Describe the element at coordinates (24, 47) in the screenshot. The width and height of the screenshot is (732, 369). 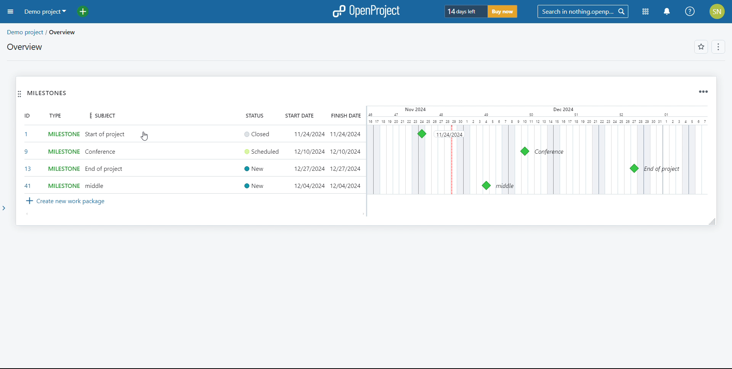
I see `overview` at that location.